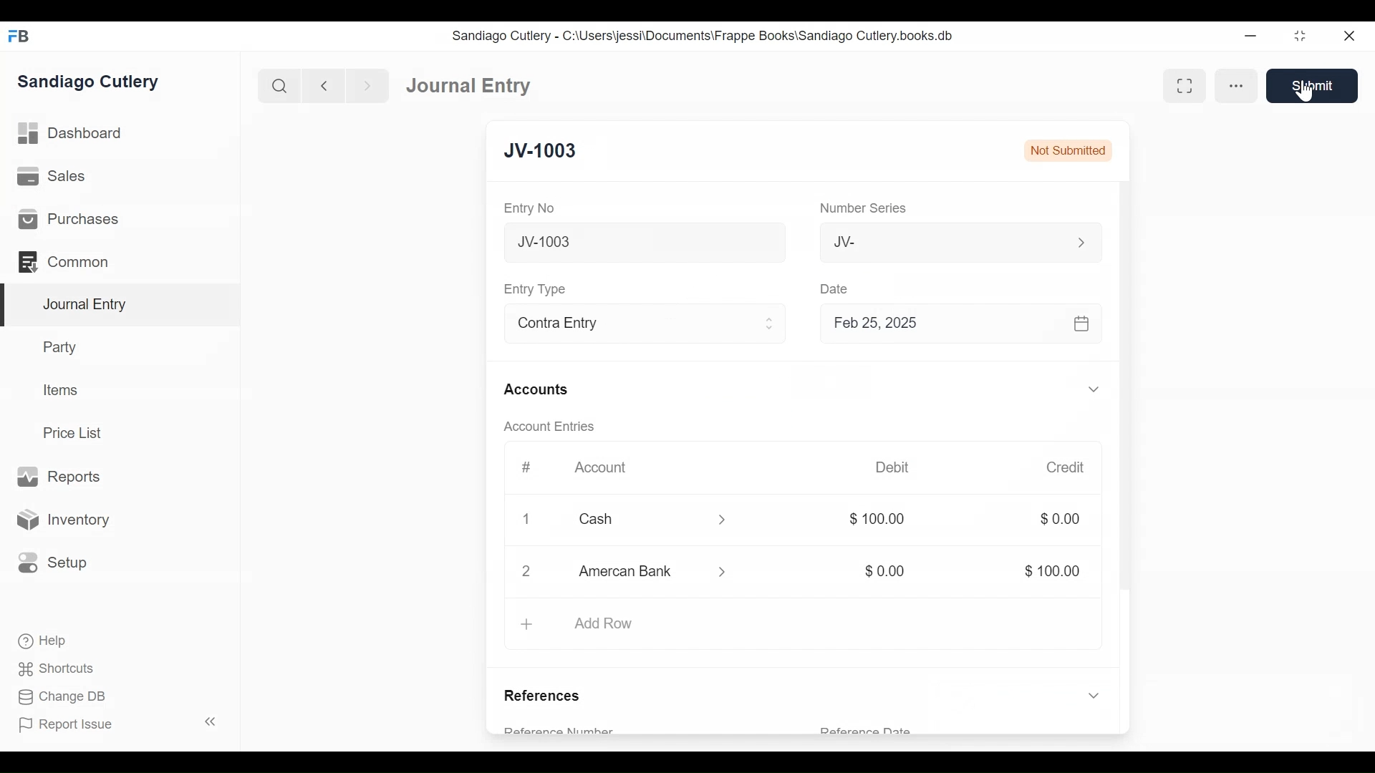 This screenshot has width=1375, height=773. Describe the element at coordinates (62, 392) in the screenshot. I see `Items` at that location.